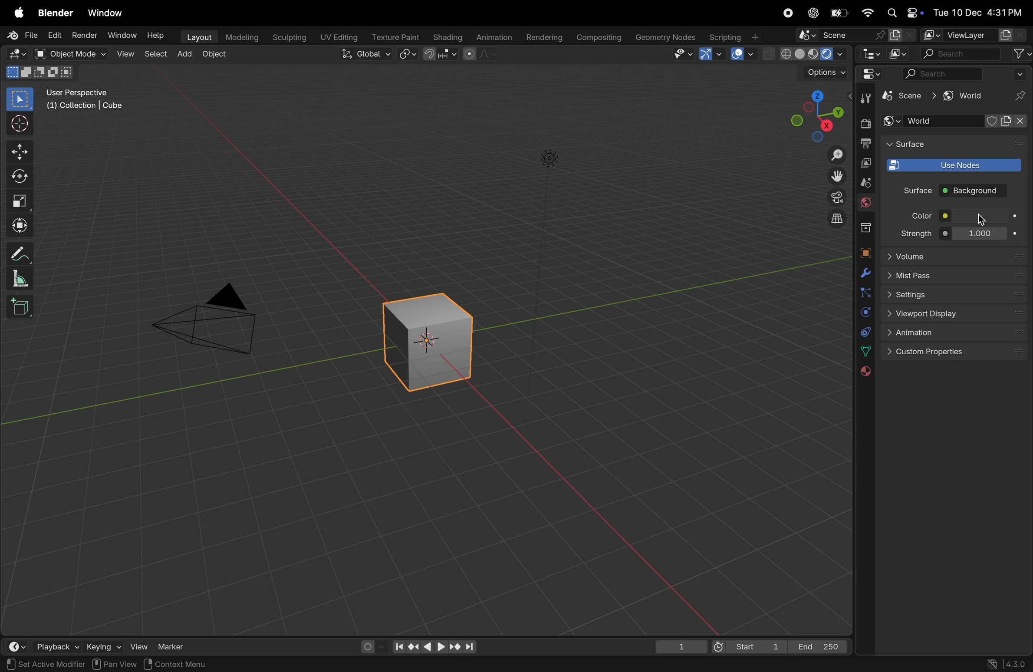 This screenshot has width=1033, height=672. Describe the element at coordinates (138, 665) in the screenshot. I see `region` at that location.